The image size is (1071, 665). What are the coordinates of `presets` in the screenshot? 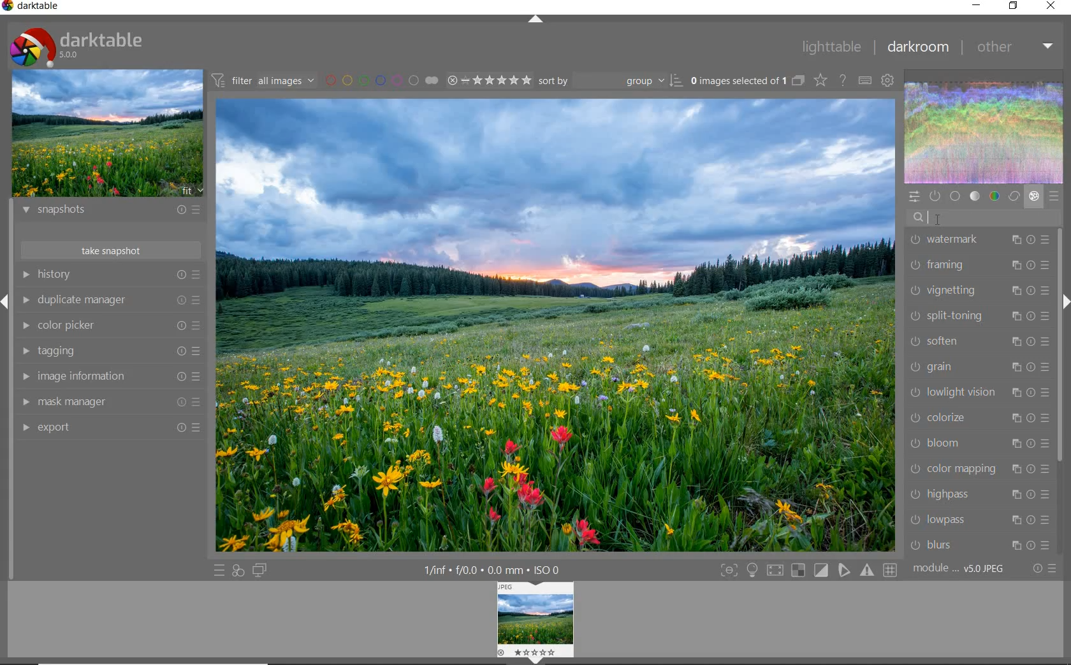 It's located at (1054, 197).